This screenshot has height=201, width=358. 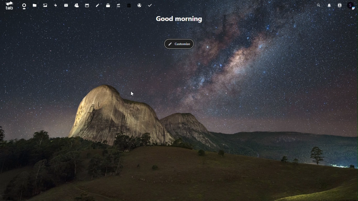 What do you see at coordinates (351, 6) in the screenshot?
I see `profile` at bounding box center [351, 6].